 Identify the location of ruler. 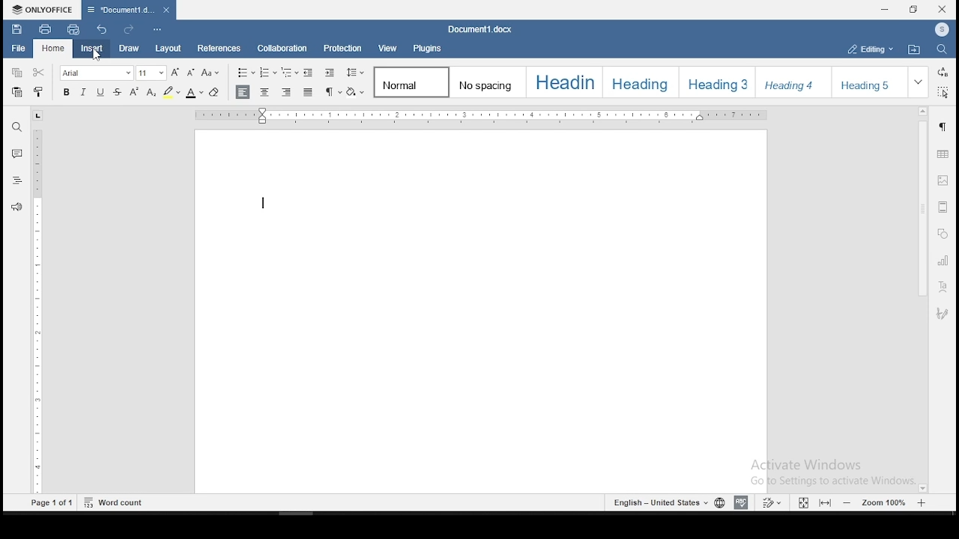
(40, 311).